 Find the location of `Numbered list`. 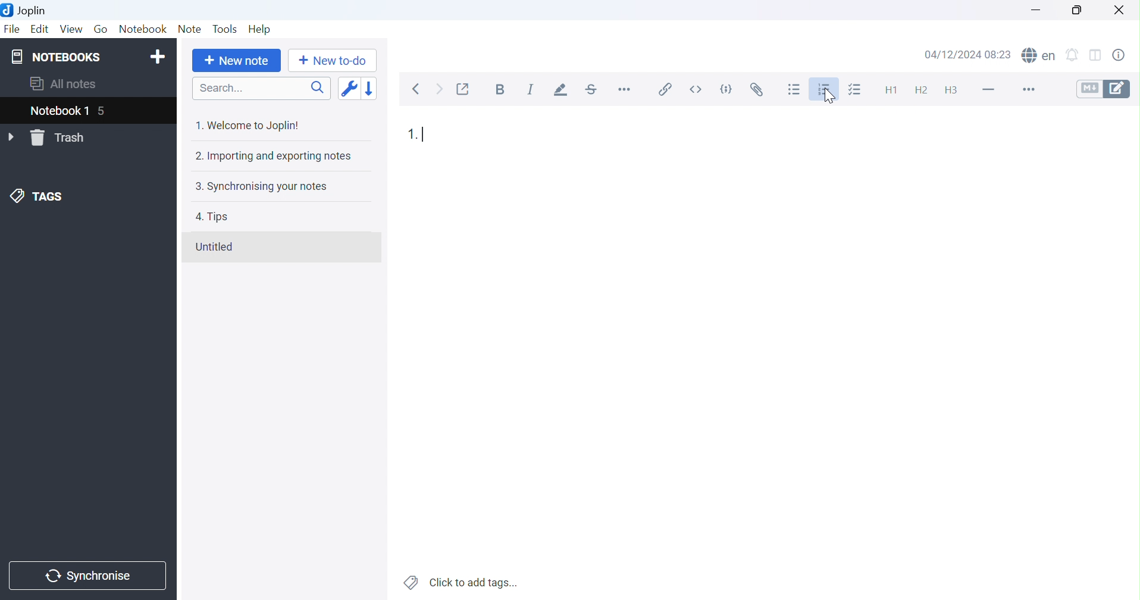

Numbered list is located at coordinates (824, 90).